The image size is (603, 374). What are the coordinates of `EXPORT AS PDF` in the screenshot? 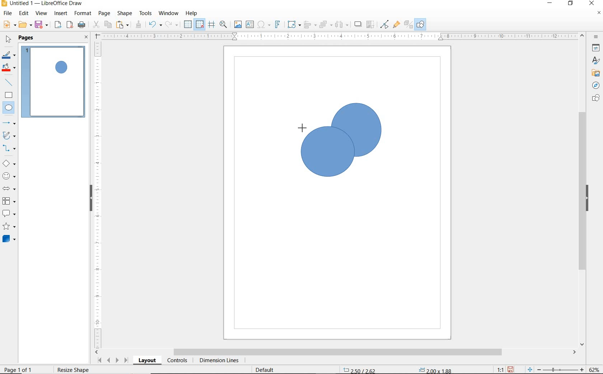 It's located at (70, 25).